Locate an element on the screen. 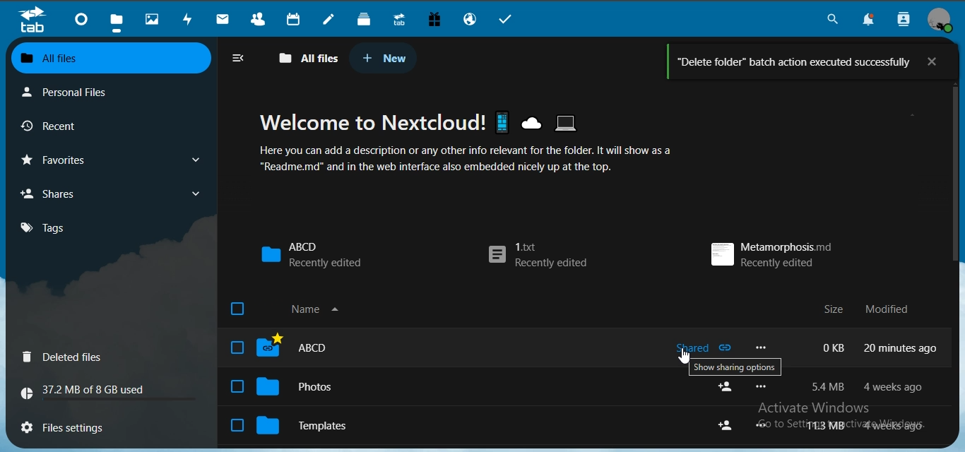 The image size is (965, 452). notifications is located at coordinates (870, 20).